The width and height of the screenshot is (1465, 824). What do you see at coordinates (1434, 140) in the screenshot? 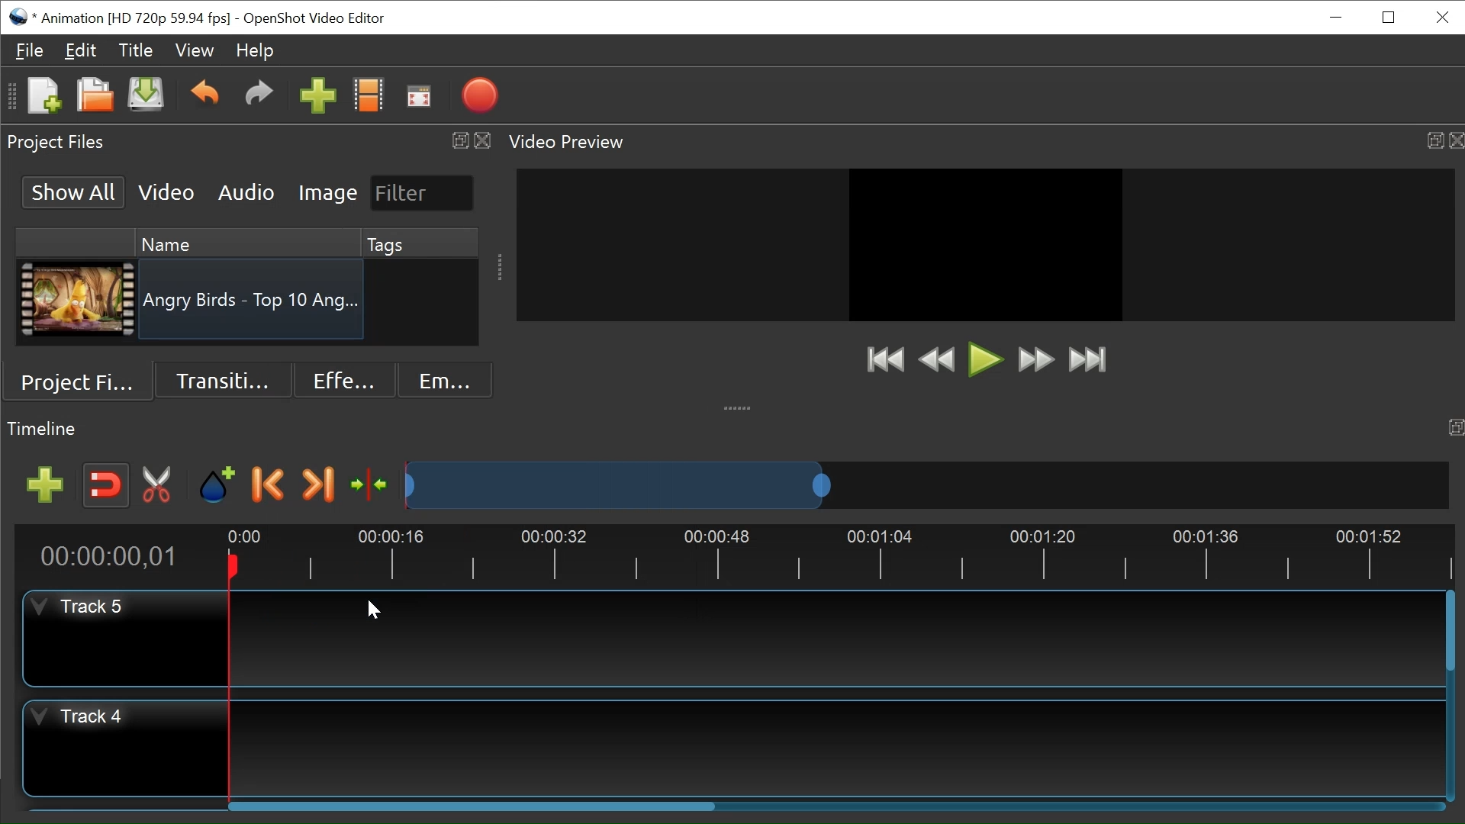
I see `Maximize` at bounding box center [1434, 140].